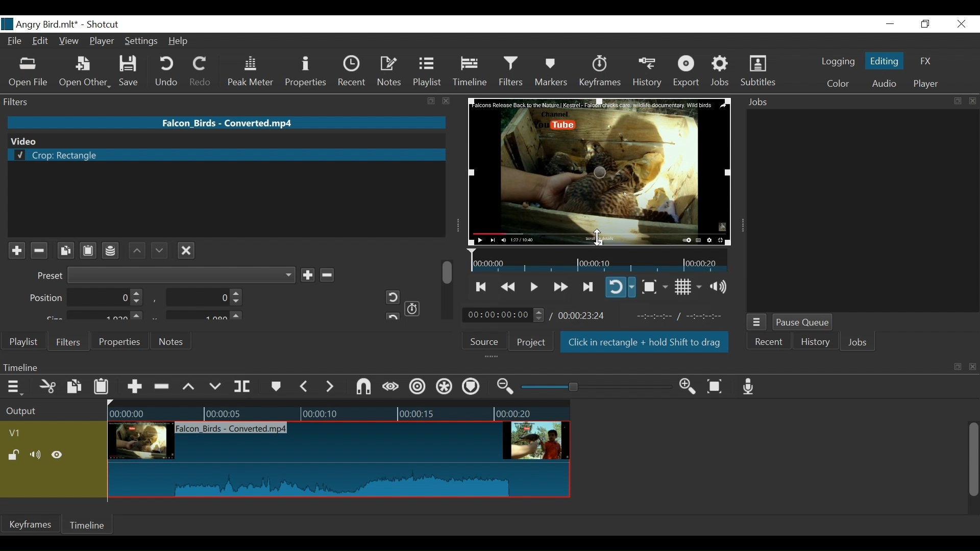 The image size is (980, 551). What do you see at coordinates (69, 42) in the screenshot?
I see `View` at bounding box center [69, 42].